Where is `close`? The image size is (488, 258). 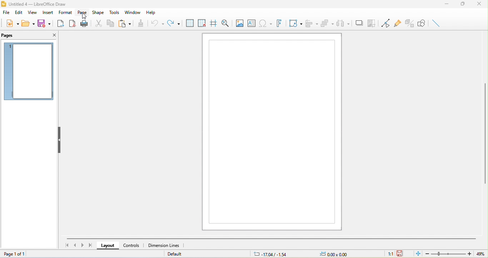 close is located at coordinates (53, 36).